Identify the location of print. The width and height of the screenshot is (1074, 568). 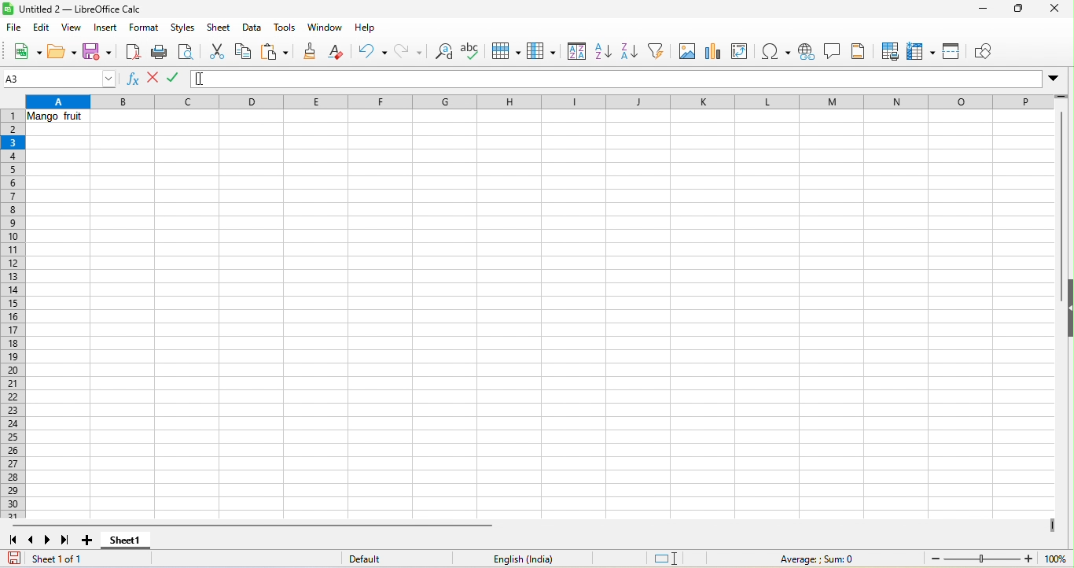
(159, 52).